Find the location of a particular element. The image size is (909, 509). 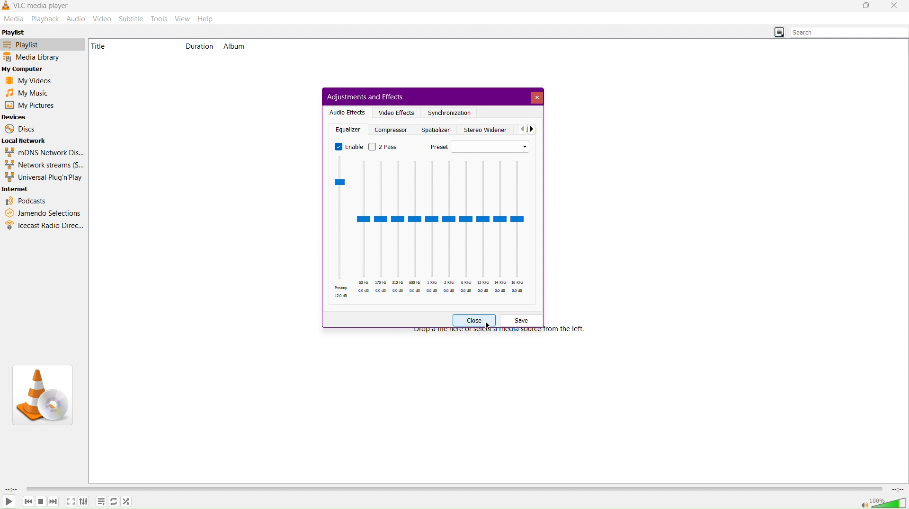

Close is located at coordinates (537, 98).